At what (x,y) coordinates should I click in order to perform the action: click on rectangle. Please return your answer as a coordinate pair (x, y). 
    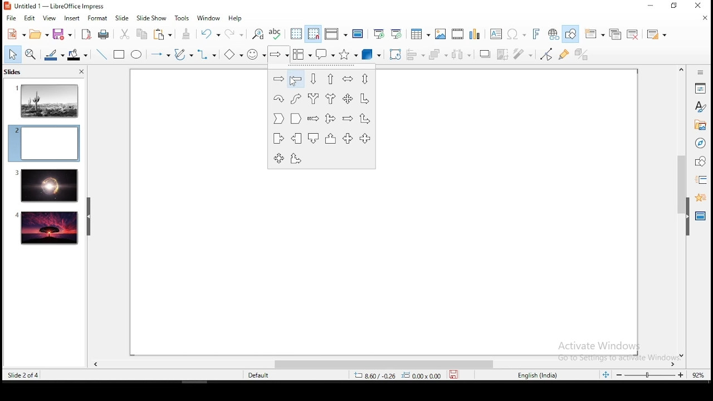
    Looking at the image, I should click on (120, 55).